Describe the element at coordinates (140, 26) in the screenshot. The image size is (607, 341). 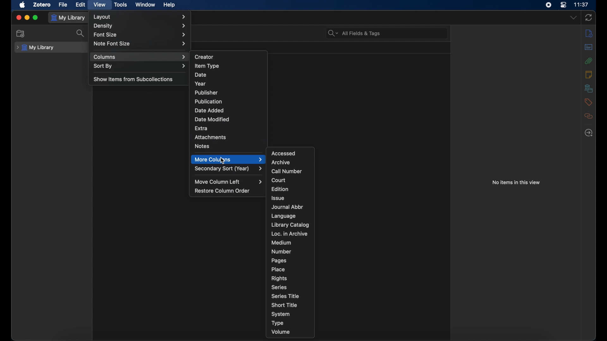
I see `density` at that location.